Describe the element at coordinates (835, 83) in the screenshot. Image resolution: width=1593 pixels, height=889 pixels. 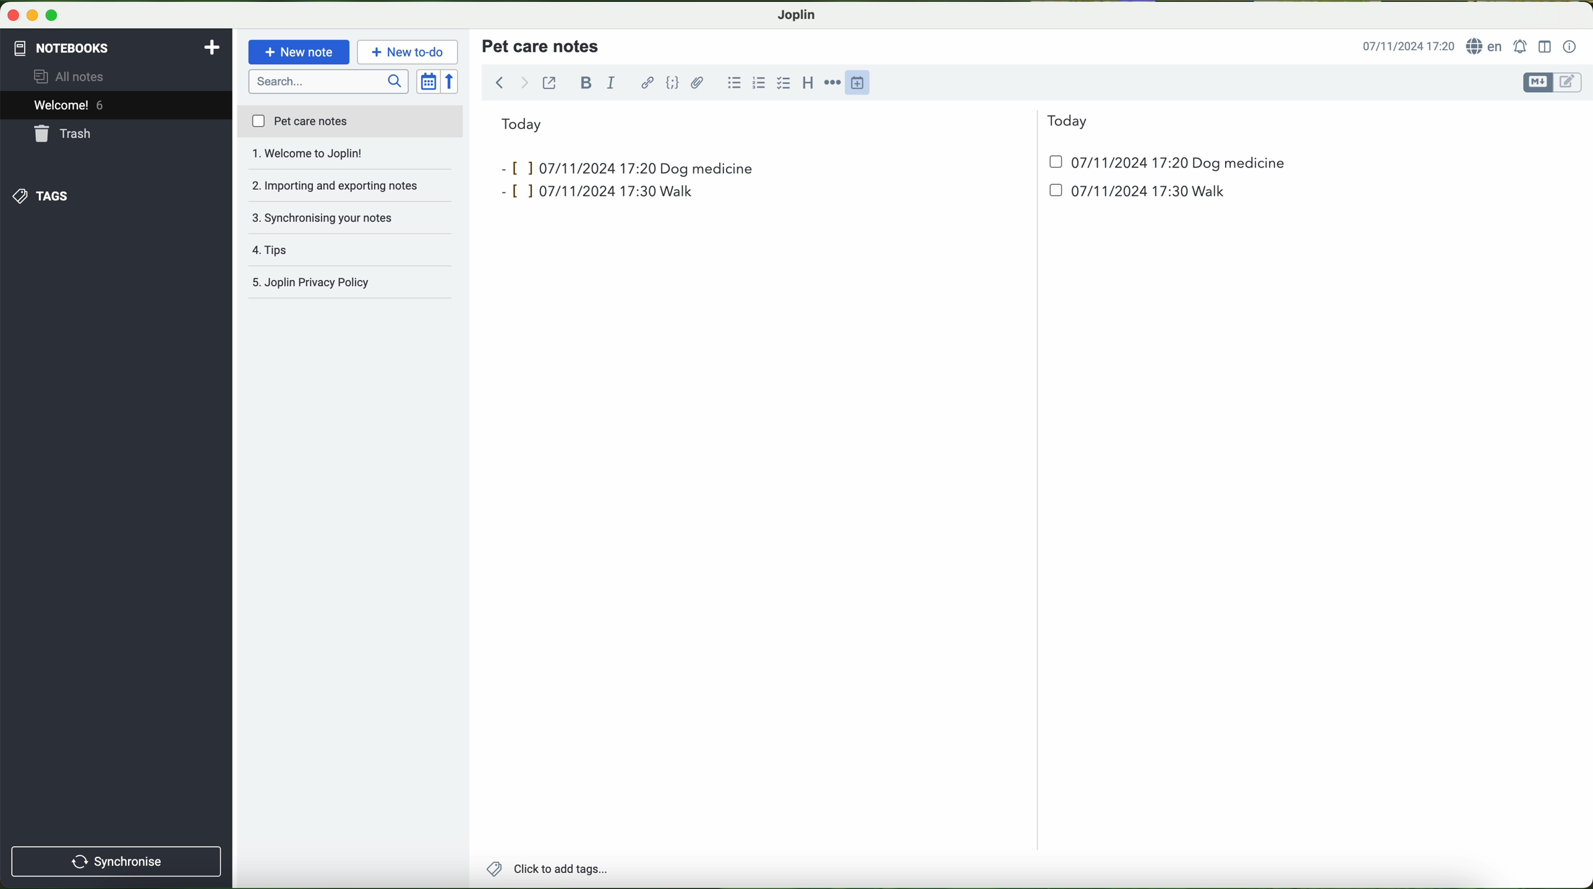
I see `horizontal rule` at that location.